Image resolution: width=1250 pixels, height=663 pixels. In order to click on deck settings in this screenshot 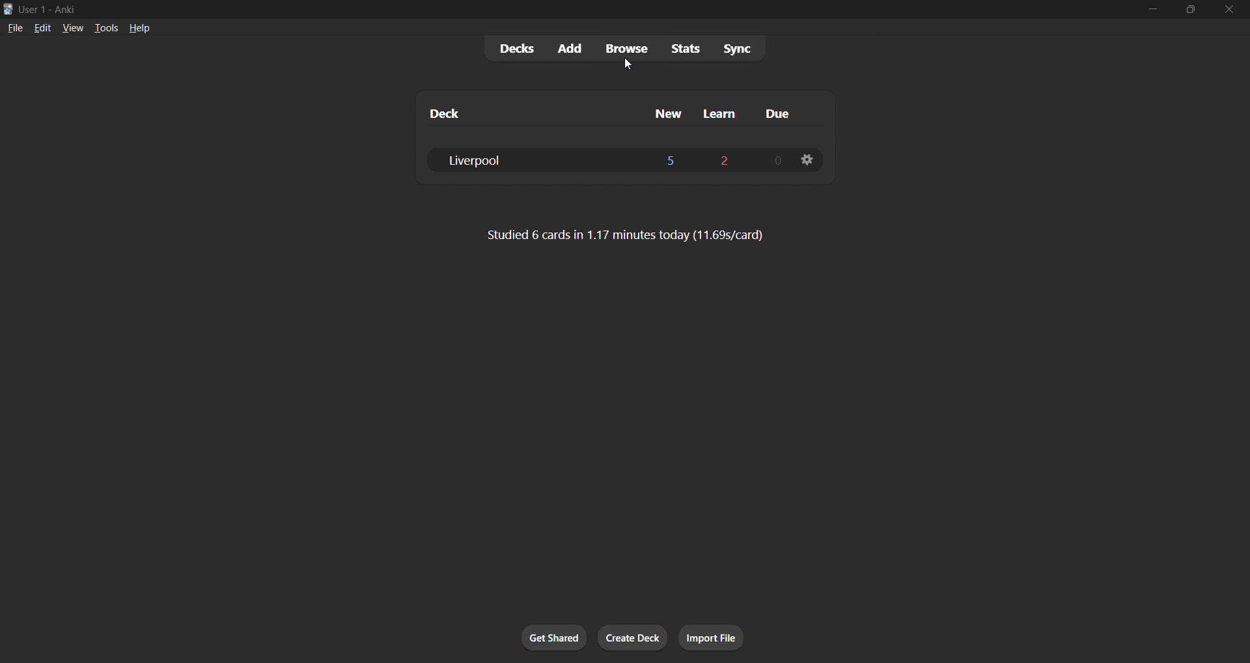, I will do `click(805, 162)`.